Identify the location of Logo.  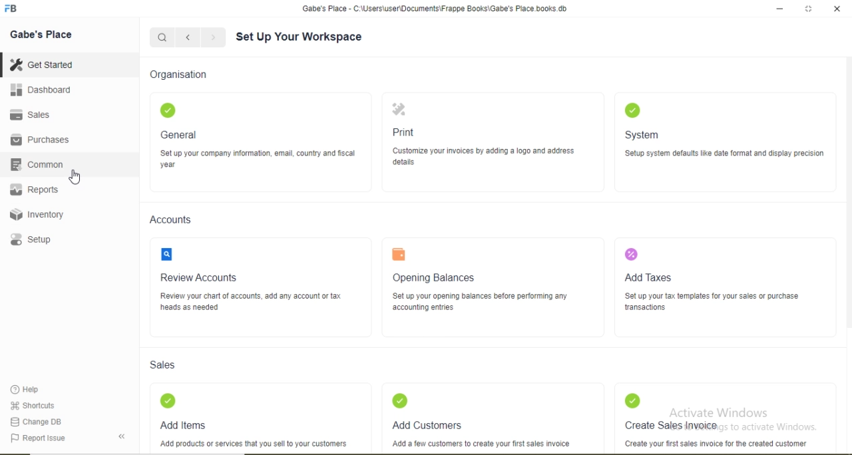
(399, 253).